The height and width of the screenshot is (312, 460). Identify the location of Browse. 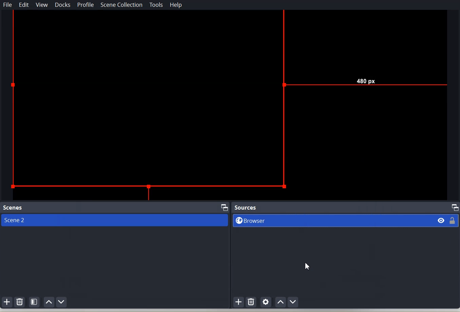
(330, 221).